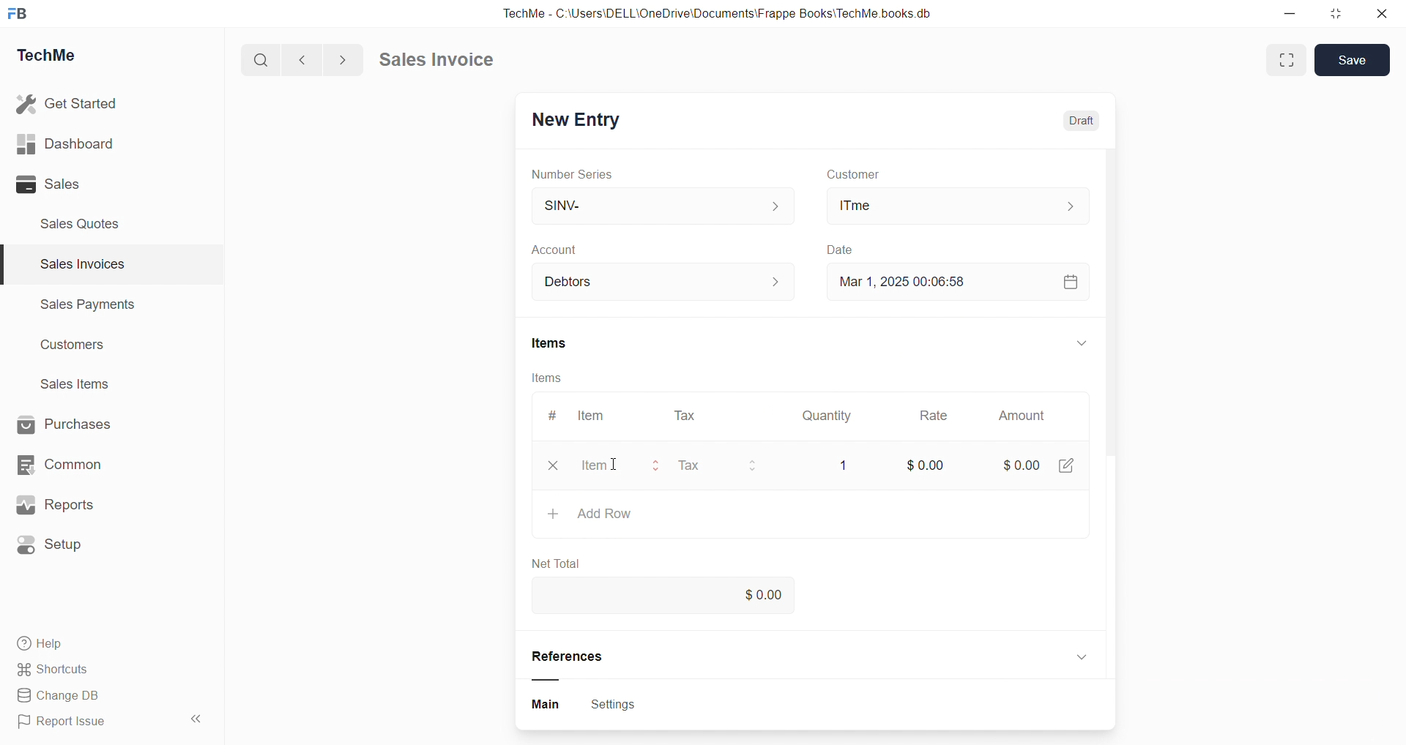  What do you see at coordinates (548, 378) in the screenshot?
I see `Items` at bounding box center [548, 378].